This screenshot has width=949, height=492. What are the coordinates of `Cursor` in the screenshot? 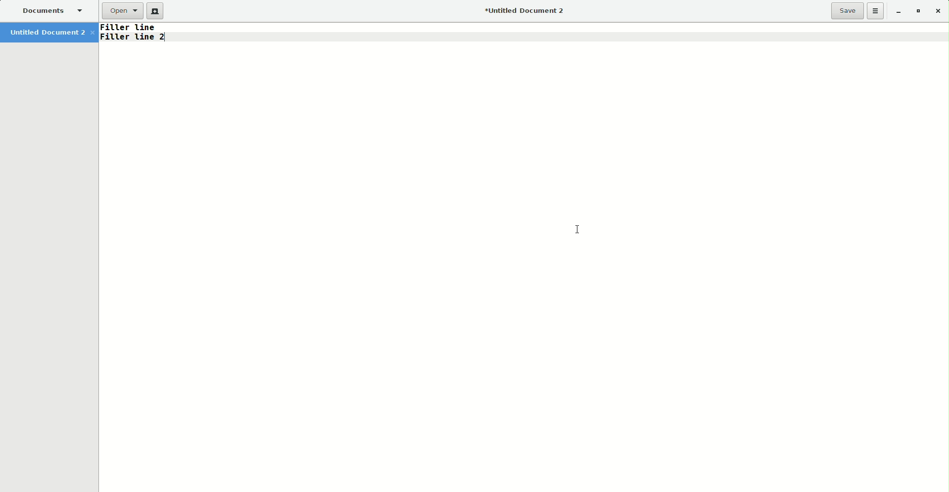 It's located at (579, 228).